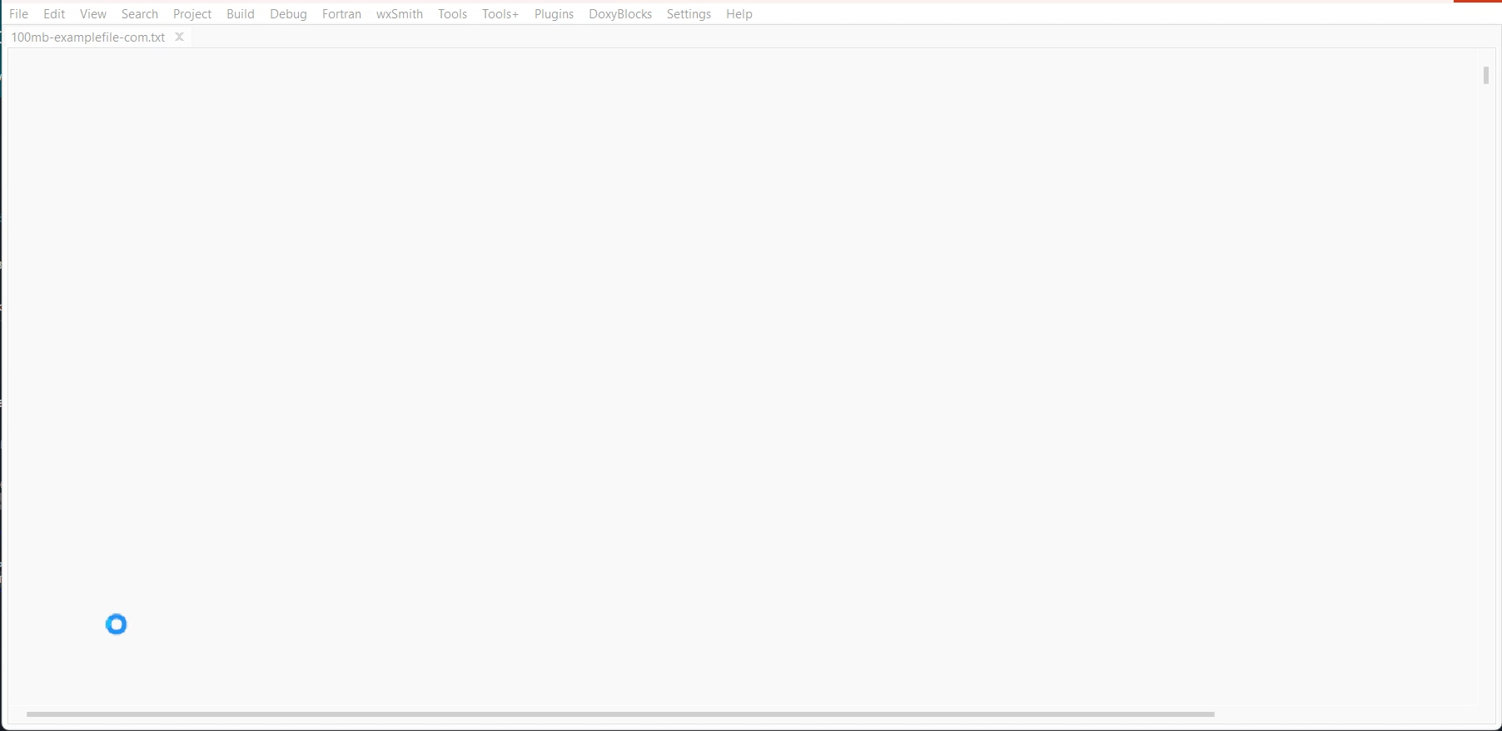 This screenshot has width=1502, height=731. What do you see at coordinates (751, 714) in the screenshot?
I see `Horizontal scroll bar` at bounding box center [751, 714].